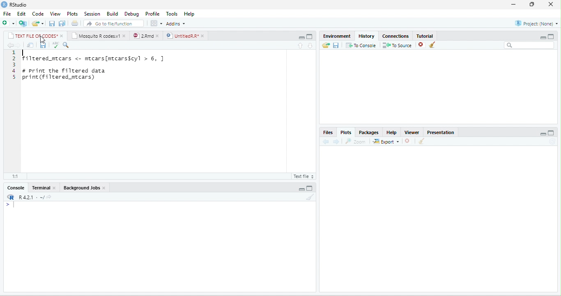  What do you see at coordinates (23, 23) in the screenshot?
I see `new project` at bounding box center [23, 23].